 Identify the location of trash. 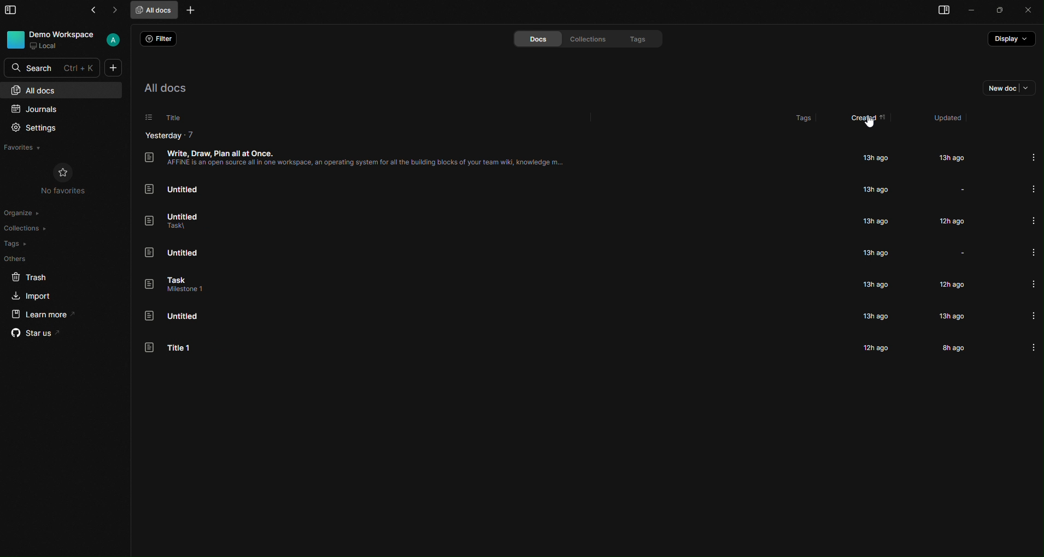
(30, 276).